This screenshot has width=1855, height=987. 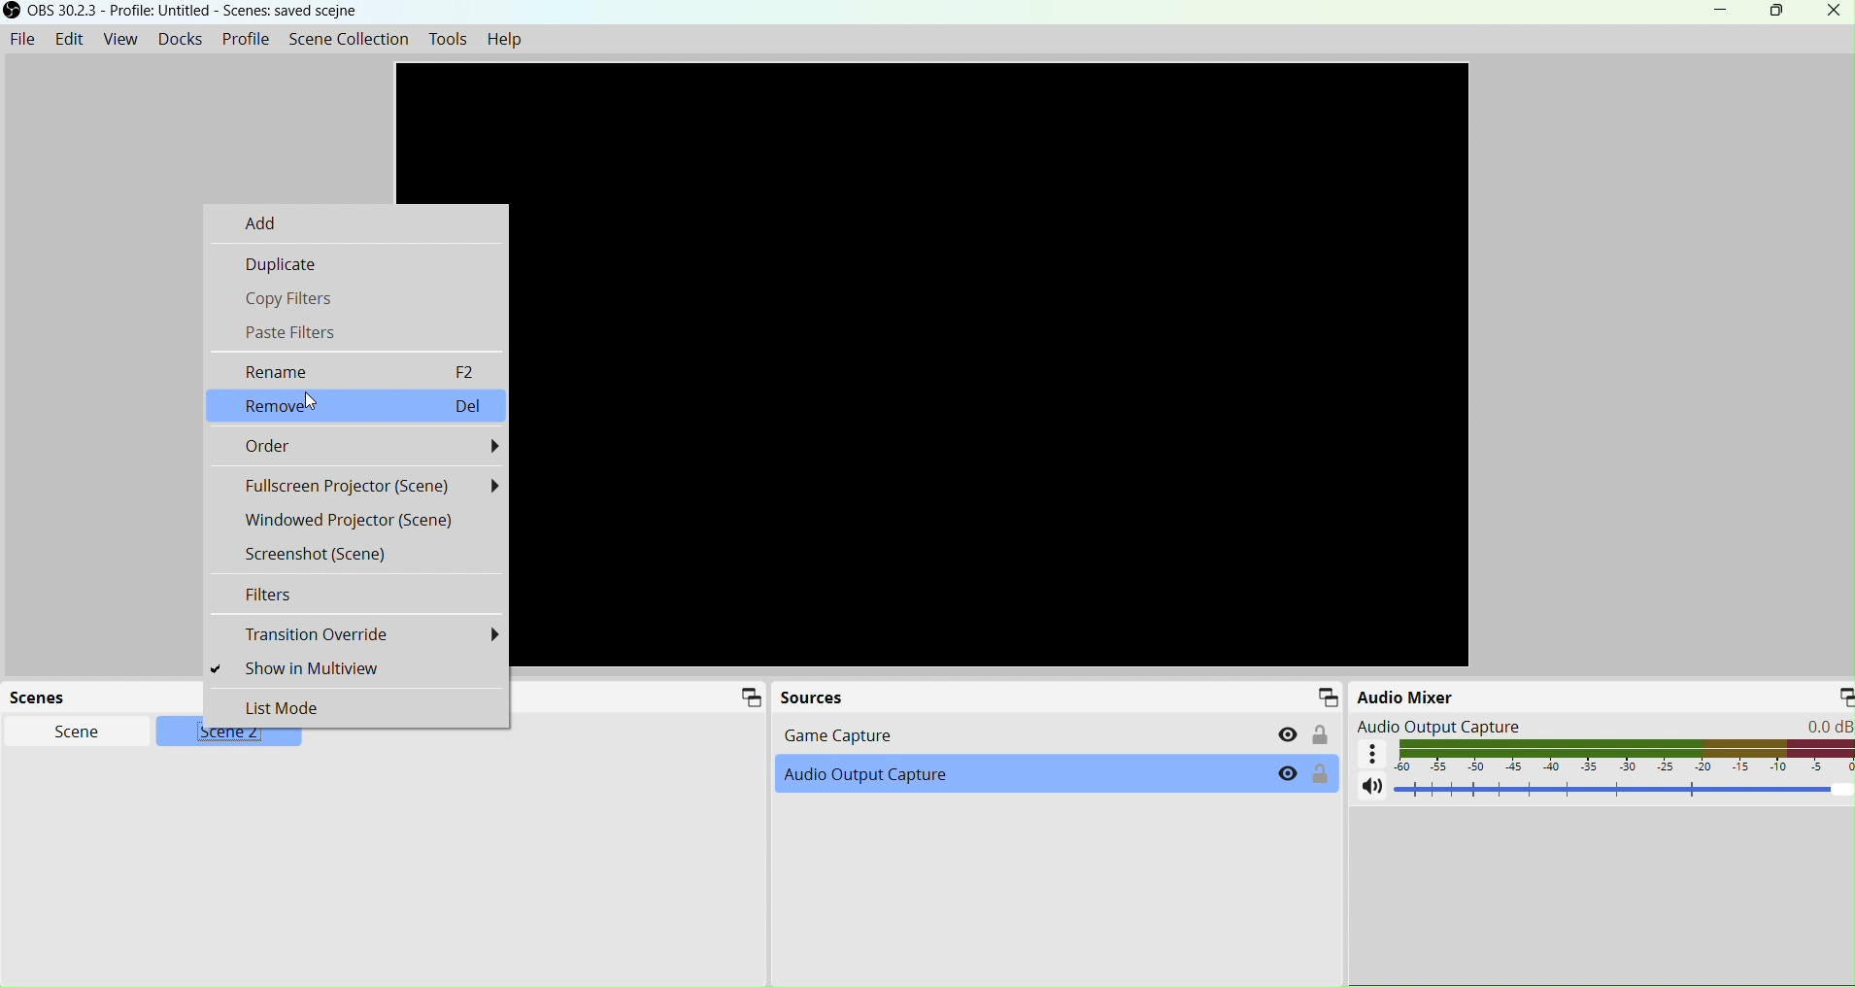 I want to click on Transition Override, so click(x=355, y=634).